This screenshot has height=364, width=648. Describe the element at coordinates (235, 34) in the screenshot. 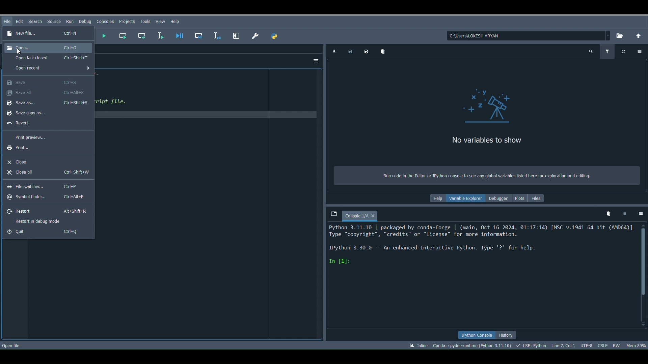

I see `` at that location.